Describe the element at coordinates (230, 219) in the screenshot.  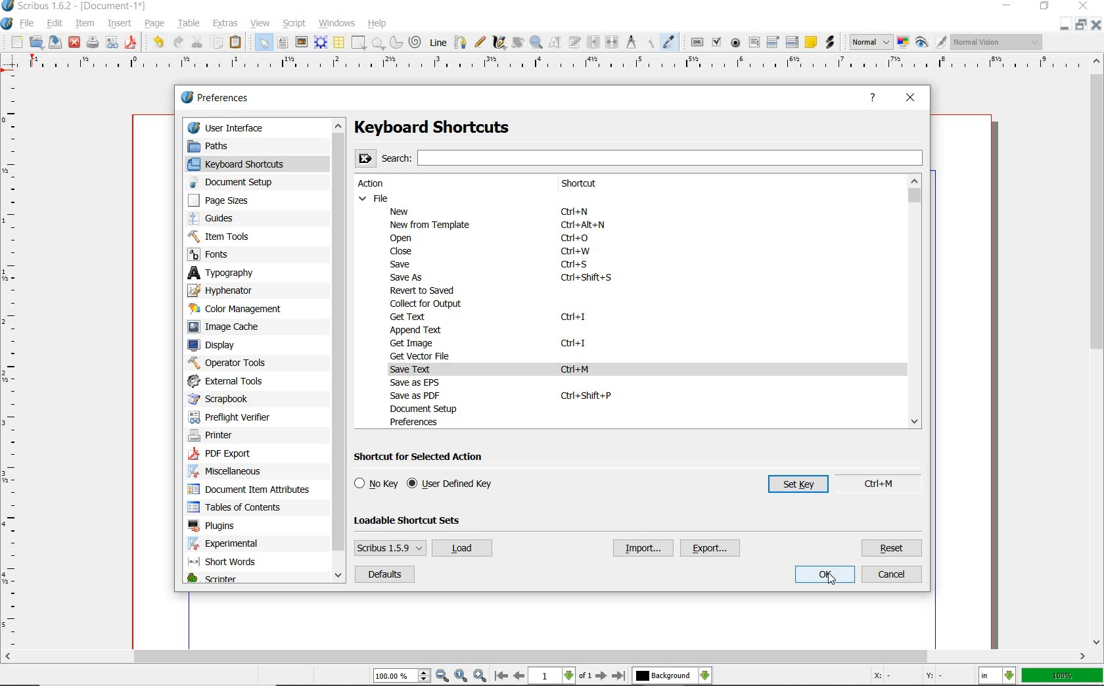
I see `guides` at that location.